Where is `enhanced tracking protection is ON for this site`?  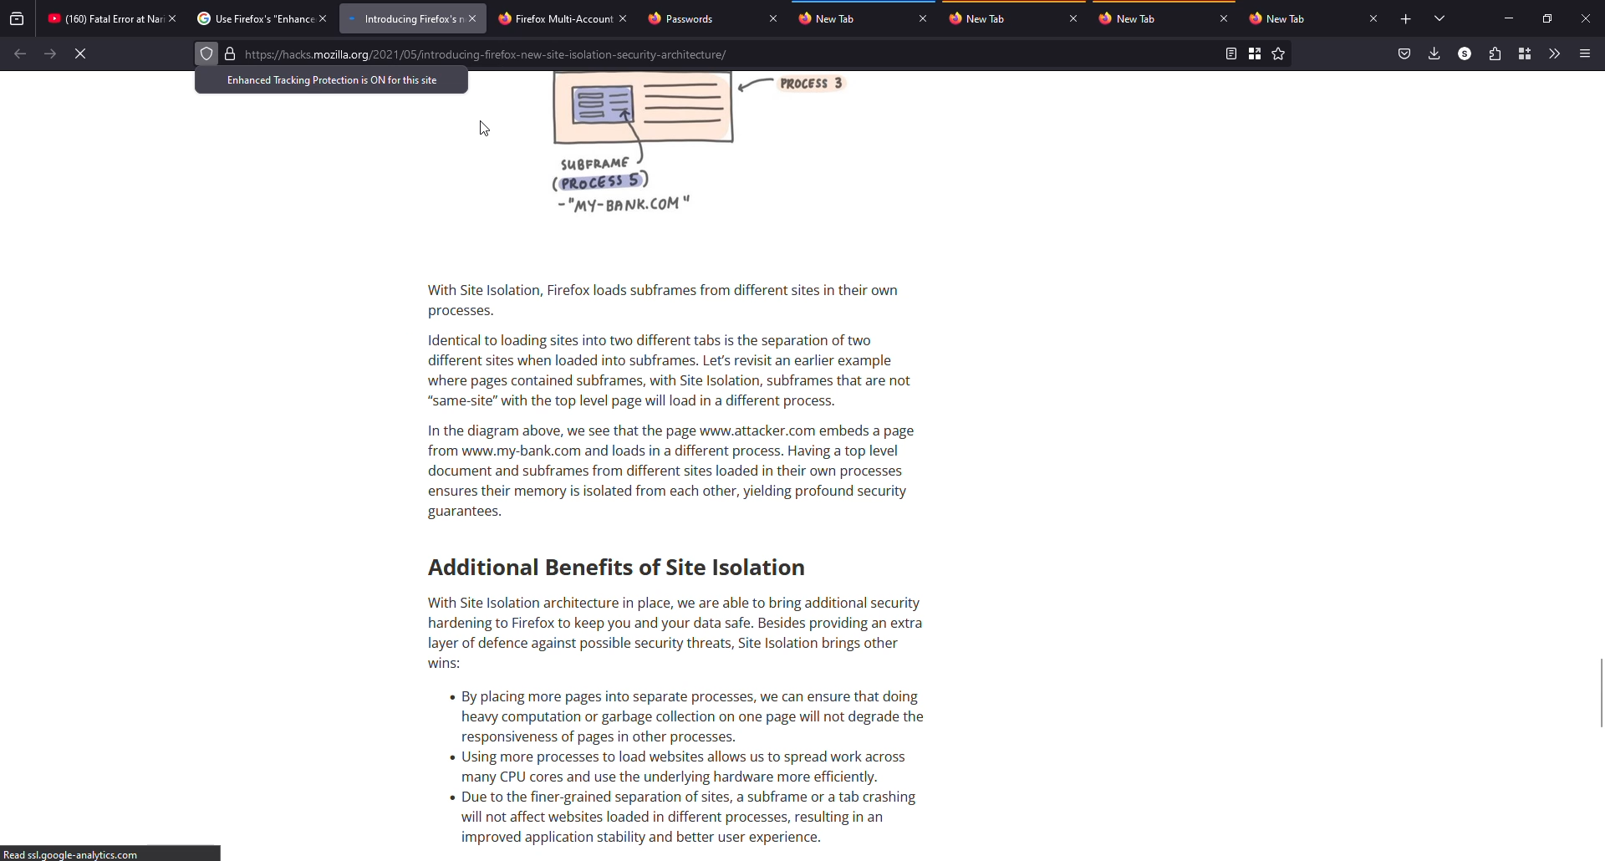
enhanced tracking protection is ON for this site is located at coordinates (337, 80).